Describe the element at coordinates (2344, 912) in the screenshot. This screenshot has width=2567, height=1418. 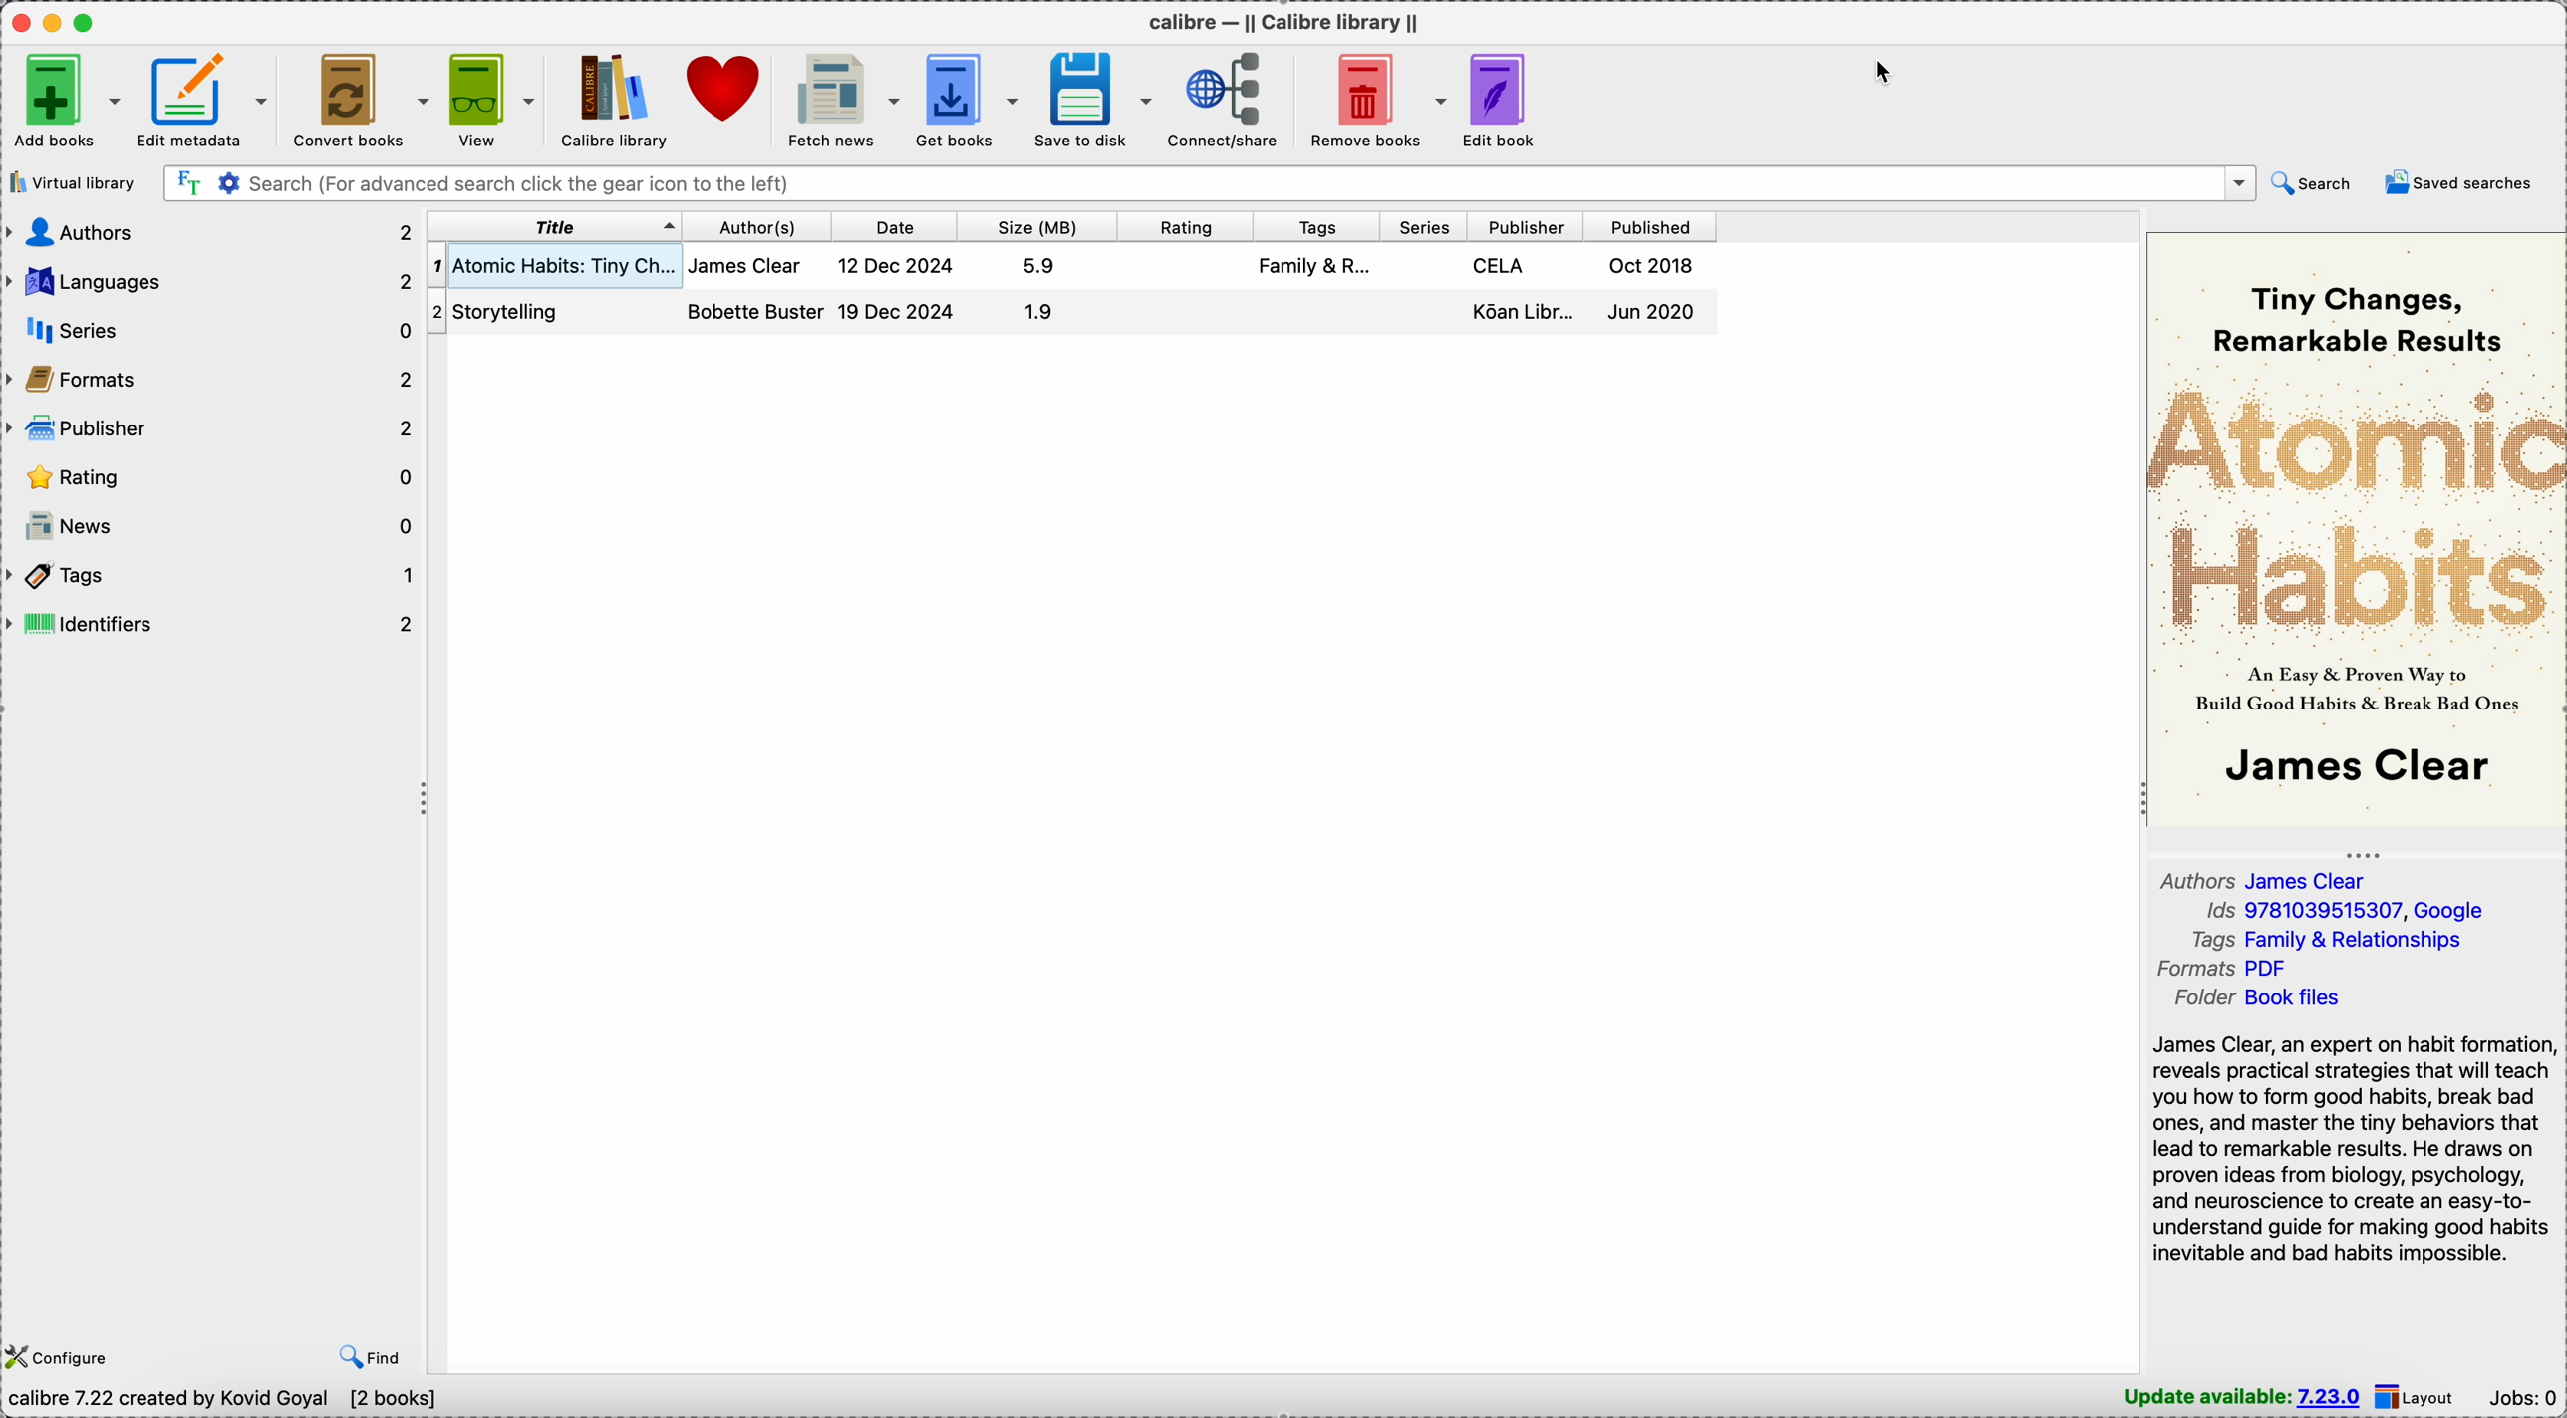
I see `Ids: 97810395153985307, google` at that location.